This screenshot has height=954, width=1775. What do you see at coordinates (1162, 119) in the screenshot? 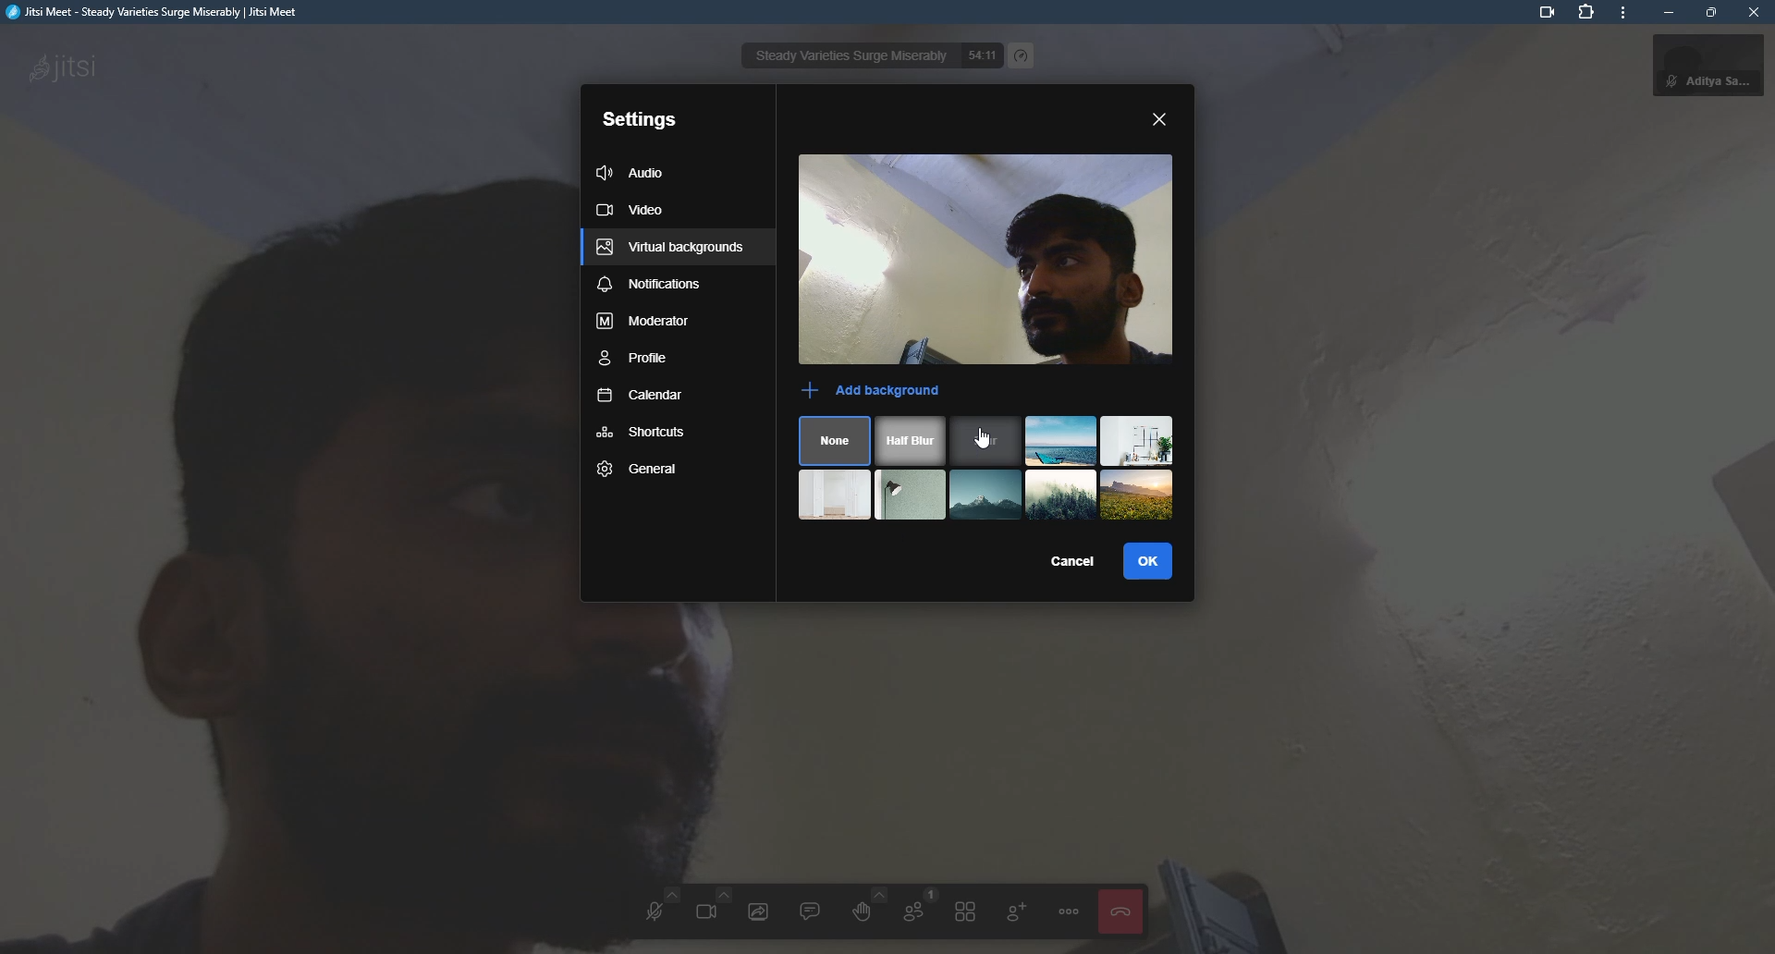
I see `close` at bounding box center [1162, 119].